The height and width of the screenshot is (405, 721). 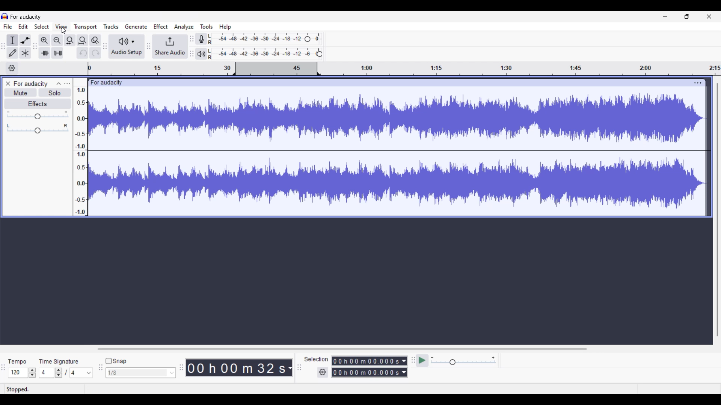 I want to click on click to drag, so click(x=390, y=83).